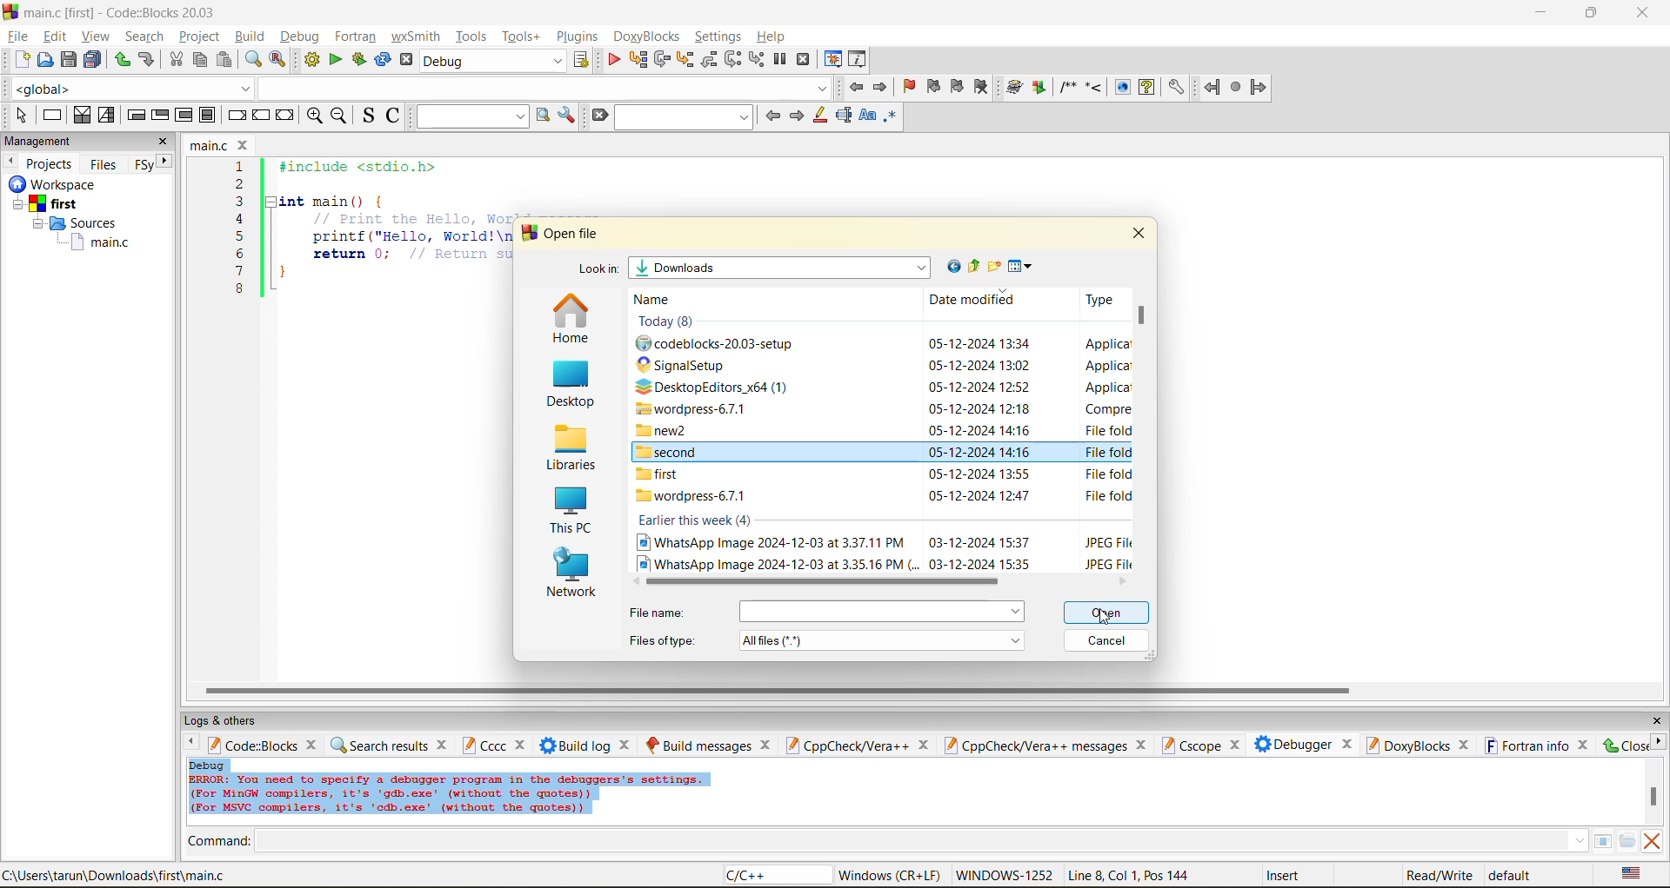 The height and width of the screenshot is (888, 1670). What do you see at coordinates (844, 116) in the screenshot?
I see `selected text` at bounding box center [844, 116].